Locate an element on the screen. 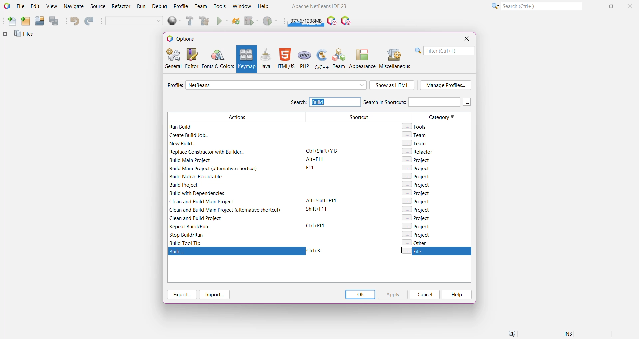  Filter is located at coordinates (445, 51).